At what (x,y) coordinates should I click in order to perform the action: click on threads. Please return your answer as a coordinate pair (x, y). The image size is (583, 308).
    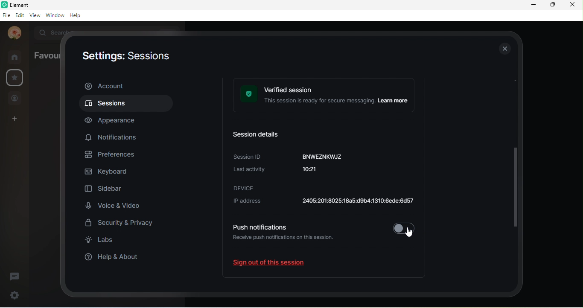
    Looking at the image, I should click on (15, 277).